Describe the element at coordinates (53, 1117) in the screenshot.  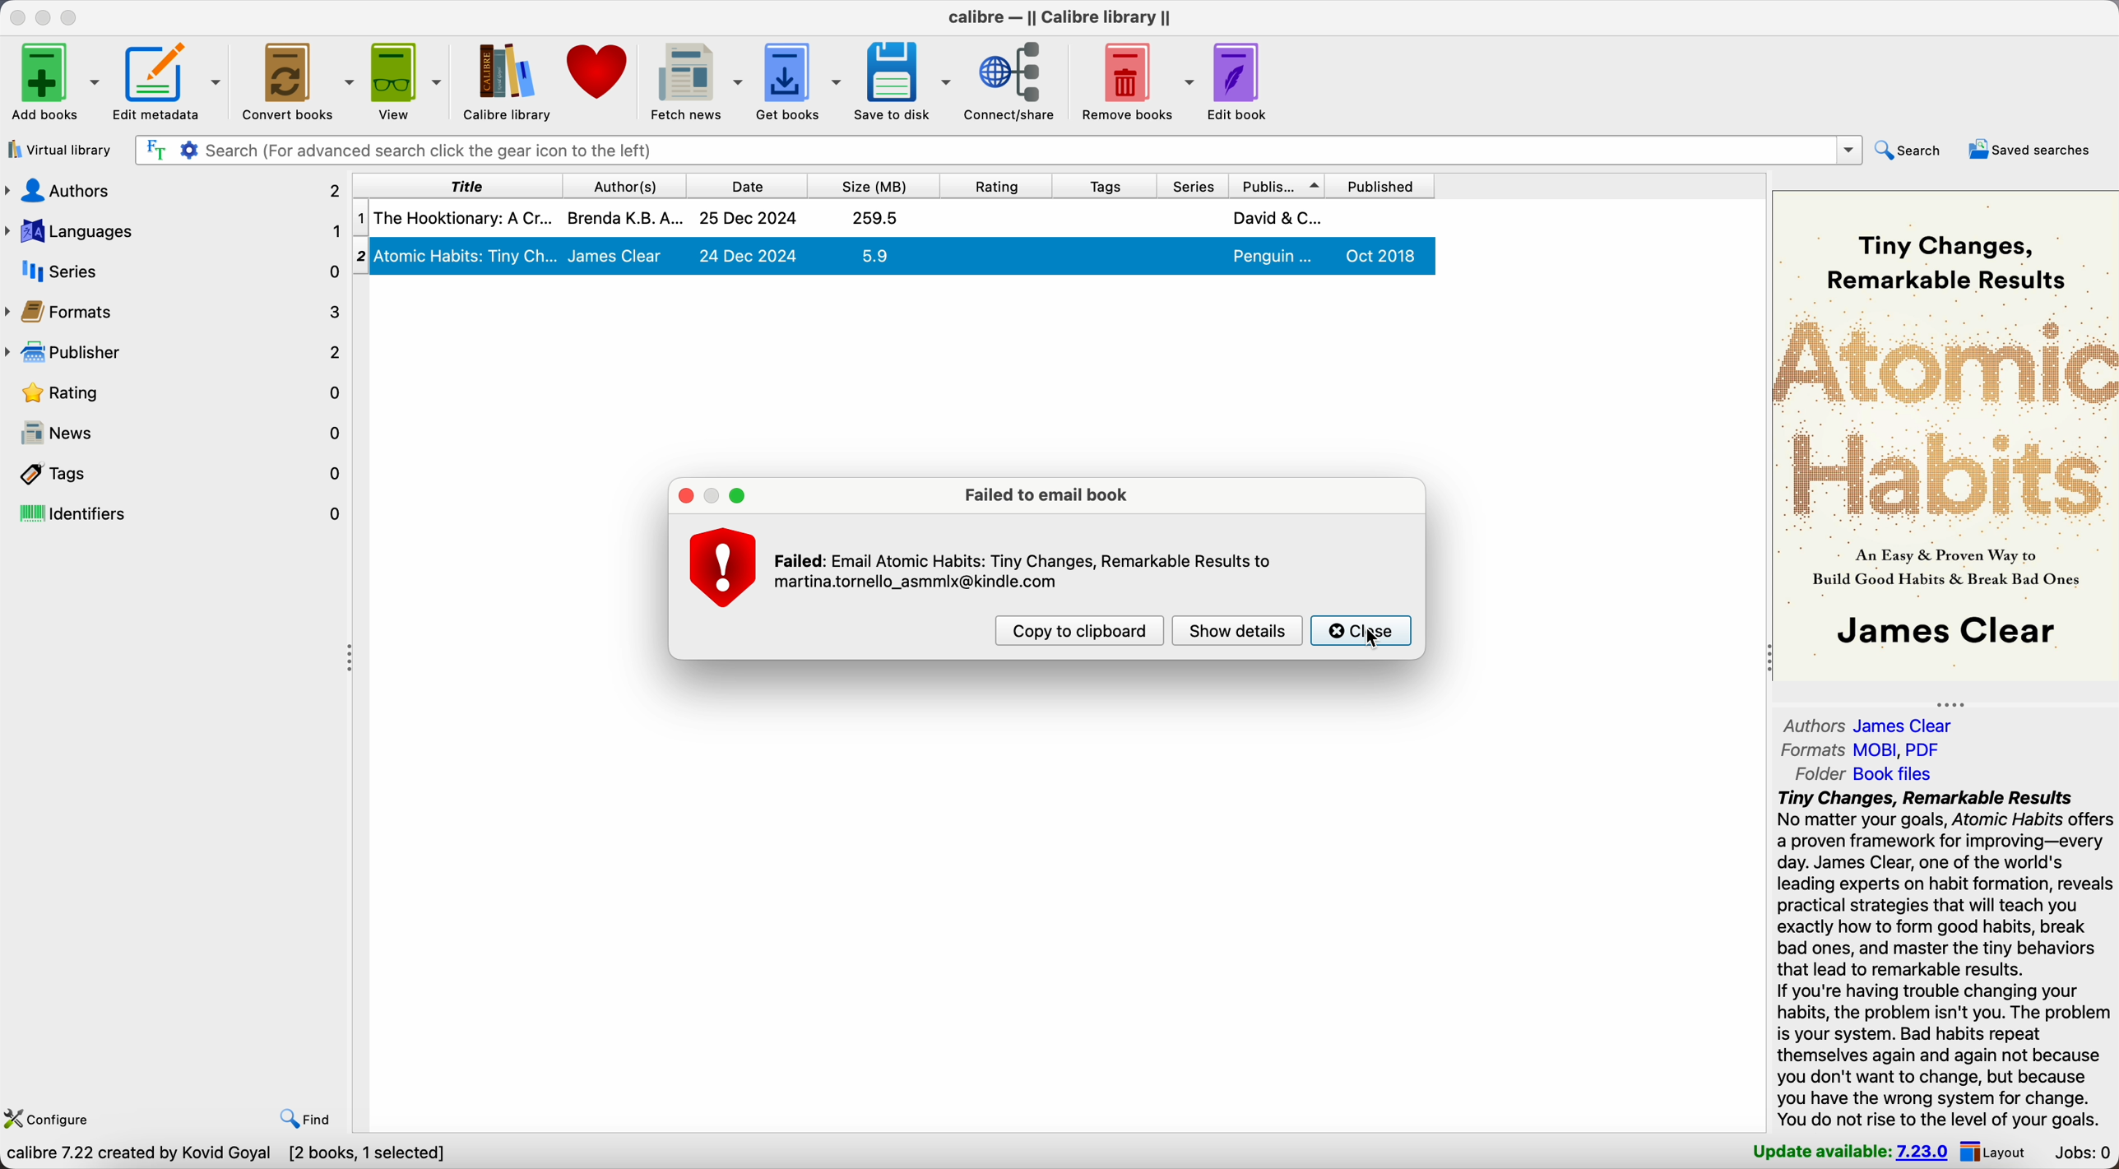
I see `configure` at that location.